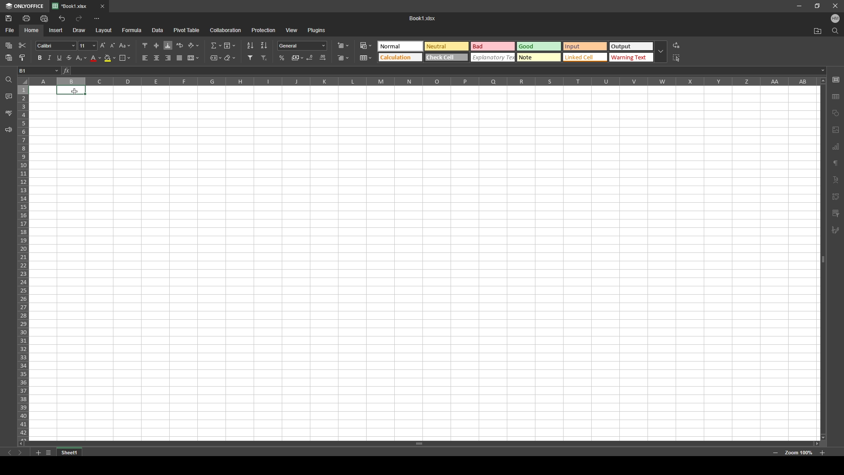 This screenshot has width=844, height=475. What do you see at coordinates (494, 57) in the screenshot?
I see `Explanatory text` at bounding box center [494, 57].